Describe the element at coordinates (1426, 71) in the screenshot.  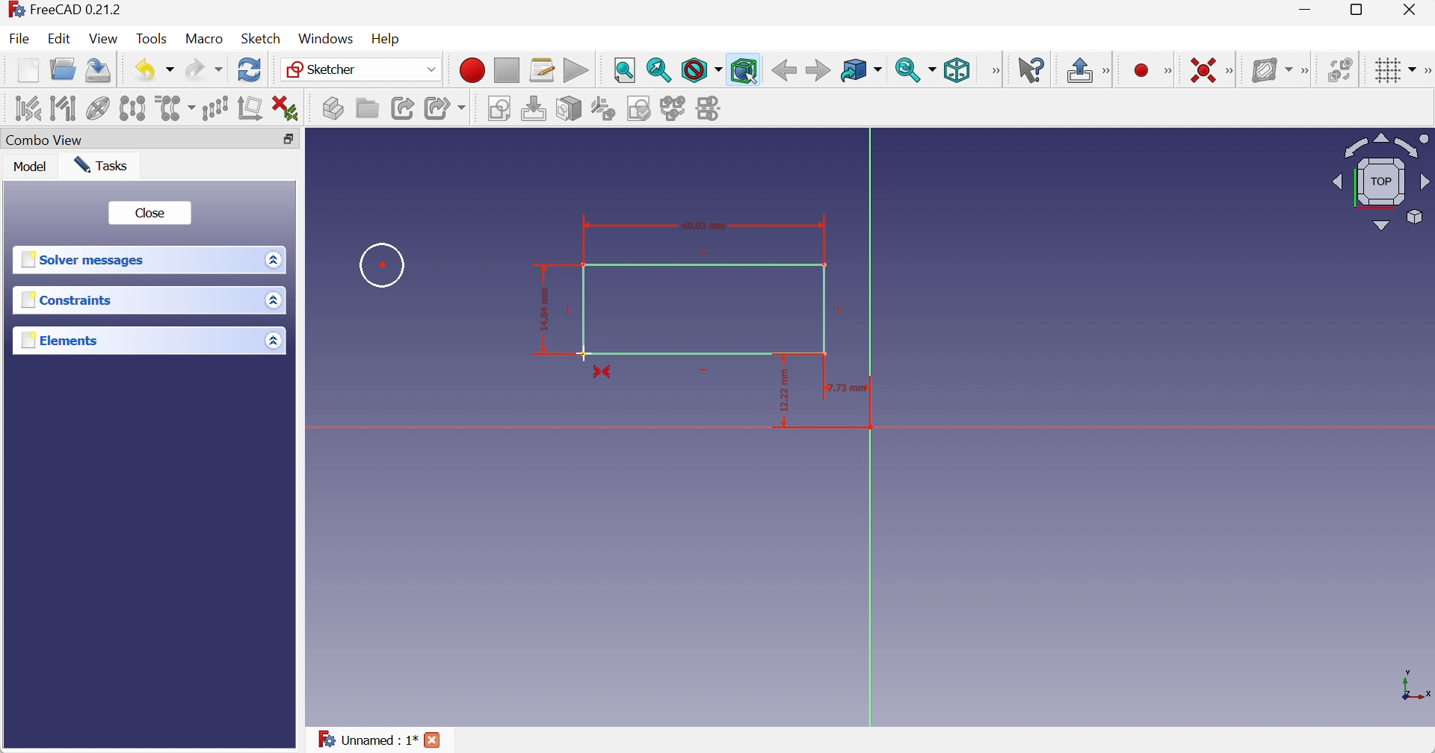
I see `[Sketcher edit tools]` at that location.